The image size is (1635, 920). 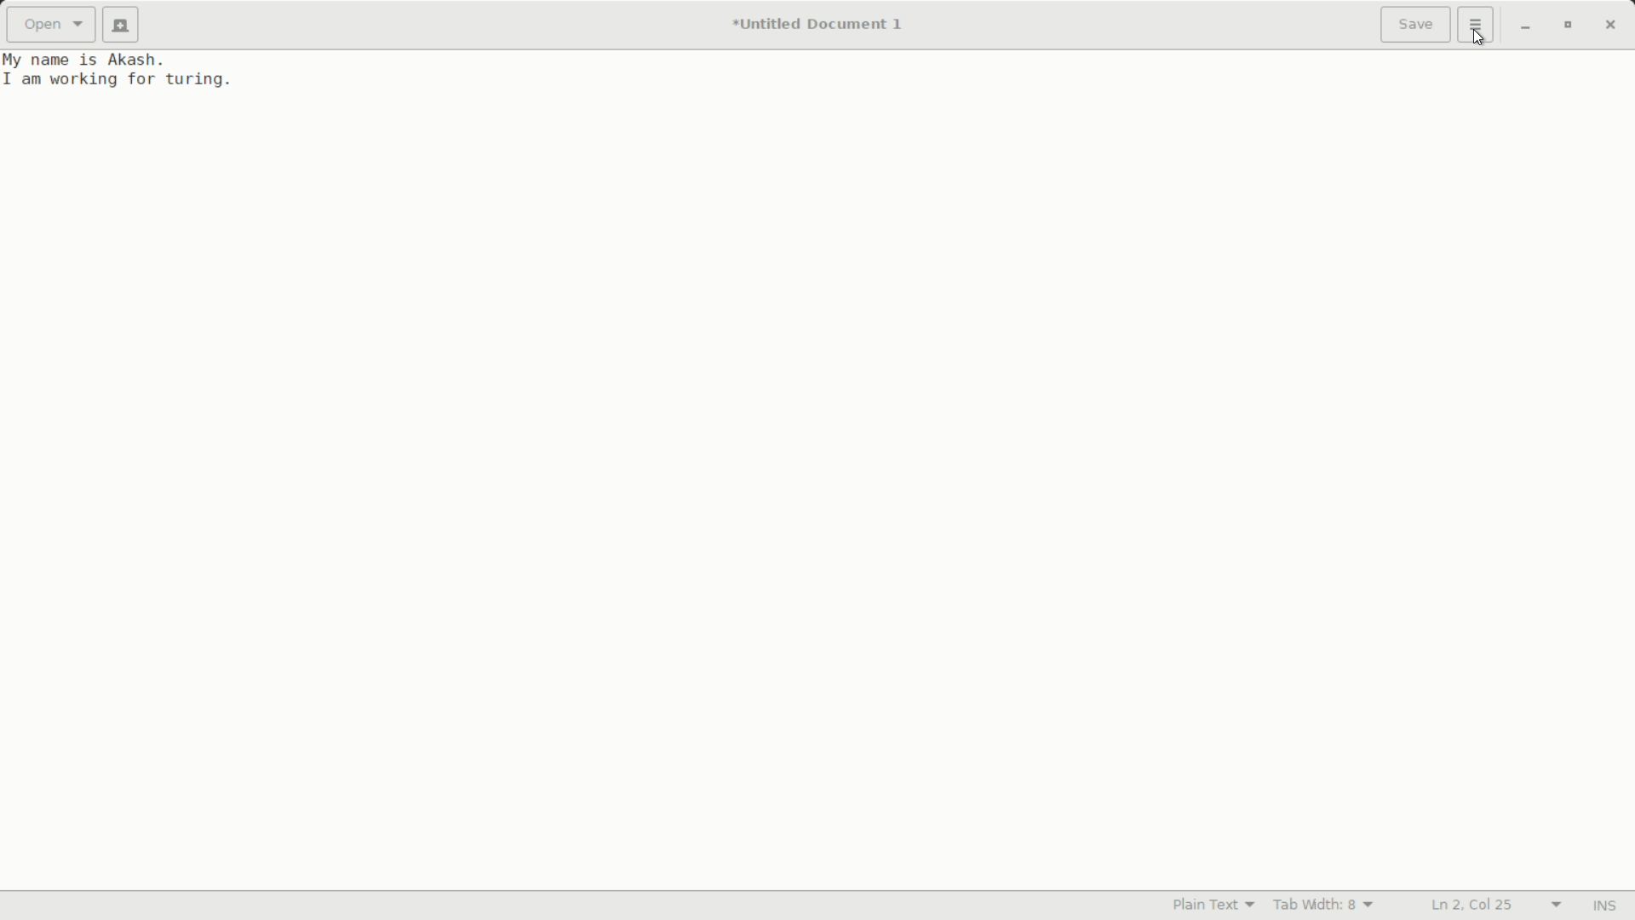 I want to click on more options, so click(x=1476, y=23).